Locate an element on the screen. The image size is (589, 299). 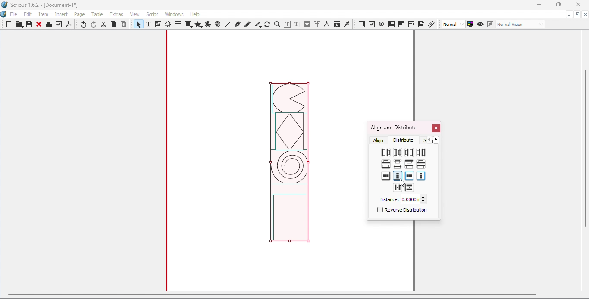
Redo is located at coordinates (94, 25).